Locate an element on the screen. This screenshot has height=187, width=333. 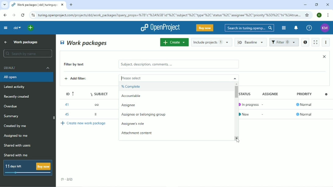
41 is located at coordinates (66, 104).